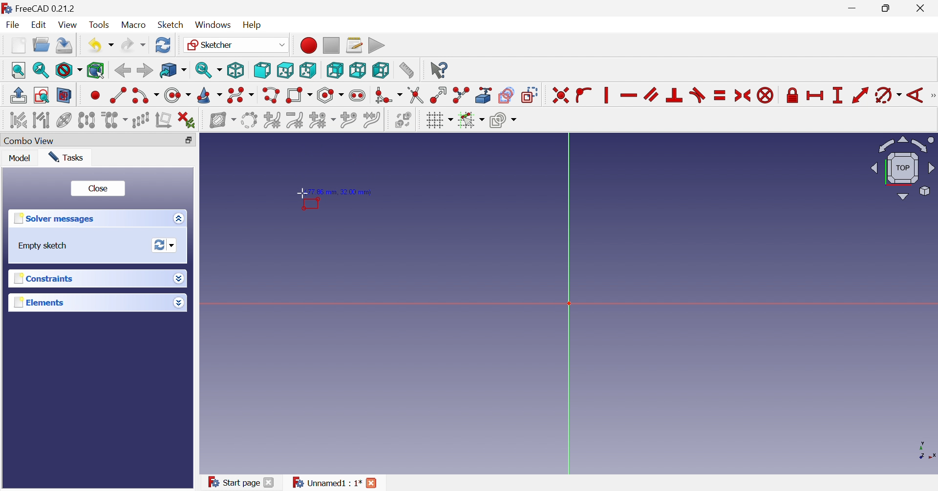 This screenshot has height=491, width=938. What do you see at coordinates (233, 481) in the screenshot?
I see `Start page` at bounding box center [233, 481].